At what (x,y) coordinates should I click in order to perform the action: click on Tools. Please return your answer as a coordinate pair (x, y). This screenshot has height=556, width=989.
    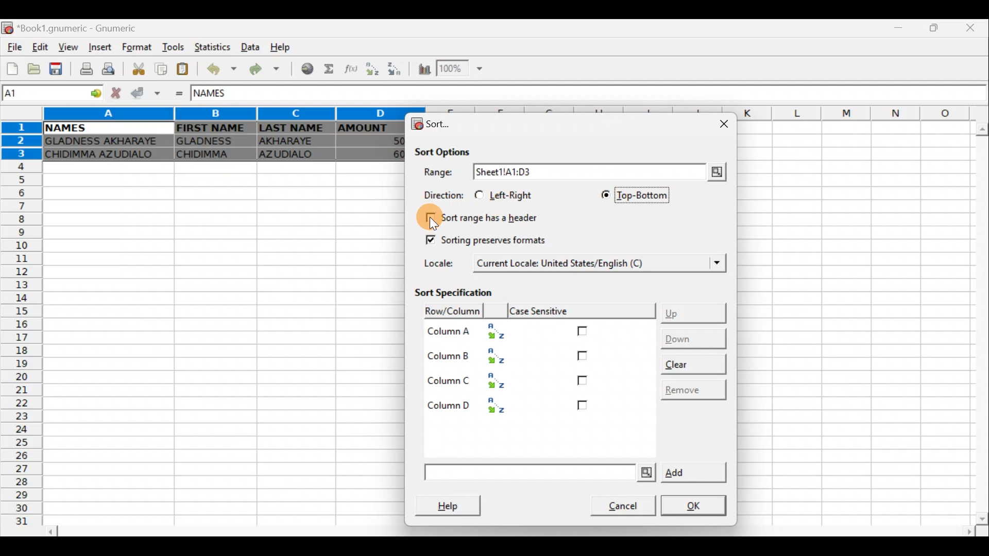
    Looking at the image, I should click on (175, 48).